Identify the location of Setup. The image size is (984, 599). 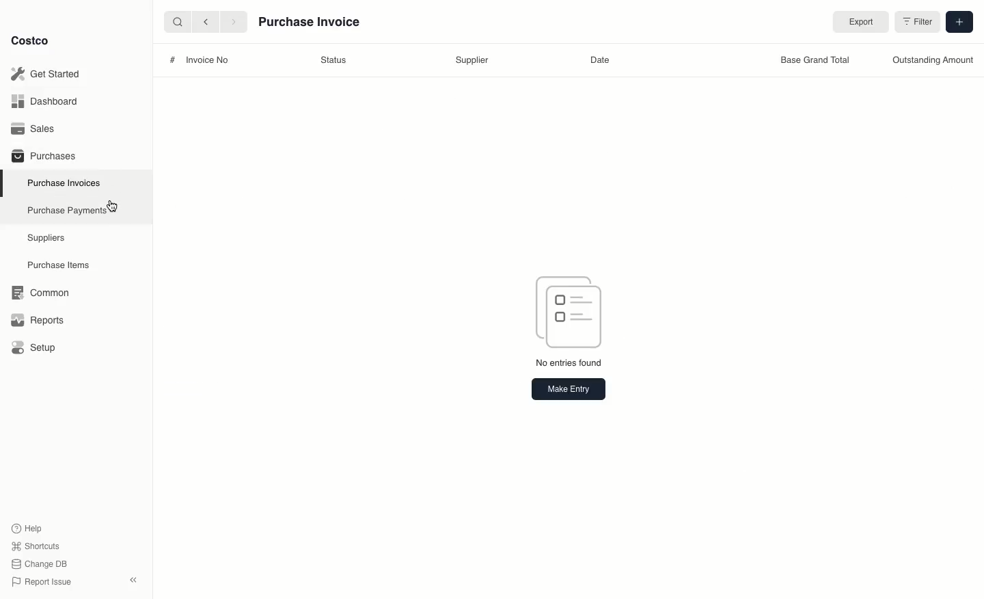
(38, 349).